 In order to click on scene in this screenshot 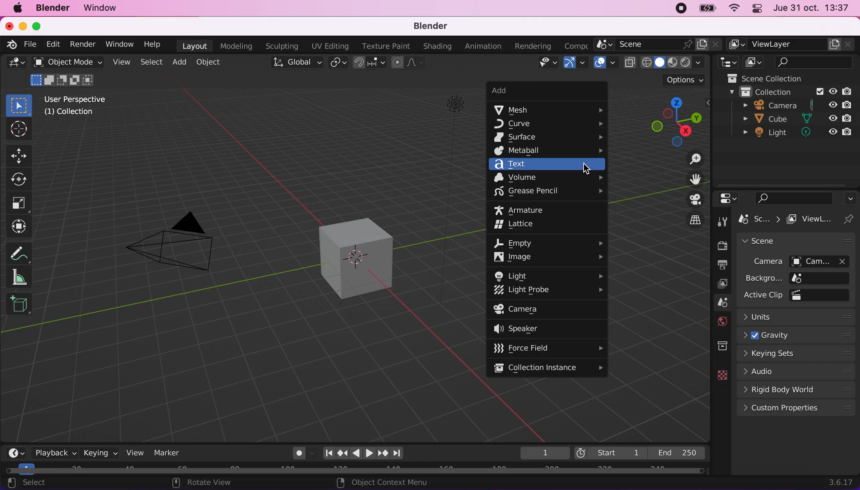, I will do `click(758, 219)`.